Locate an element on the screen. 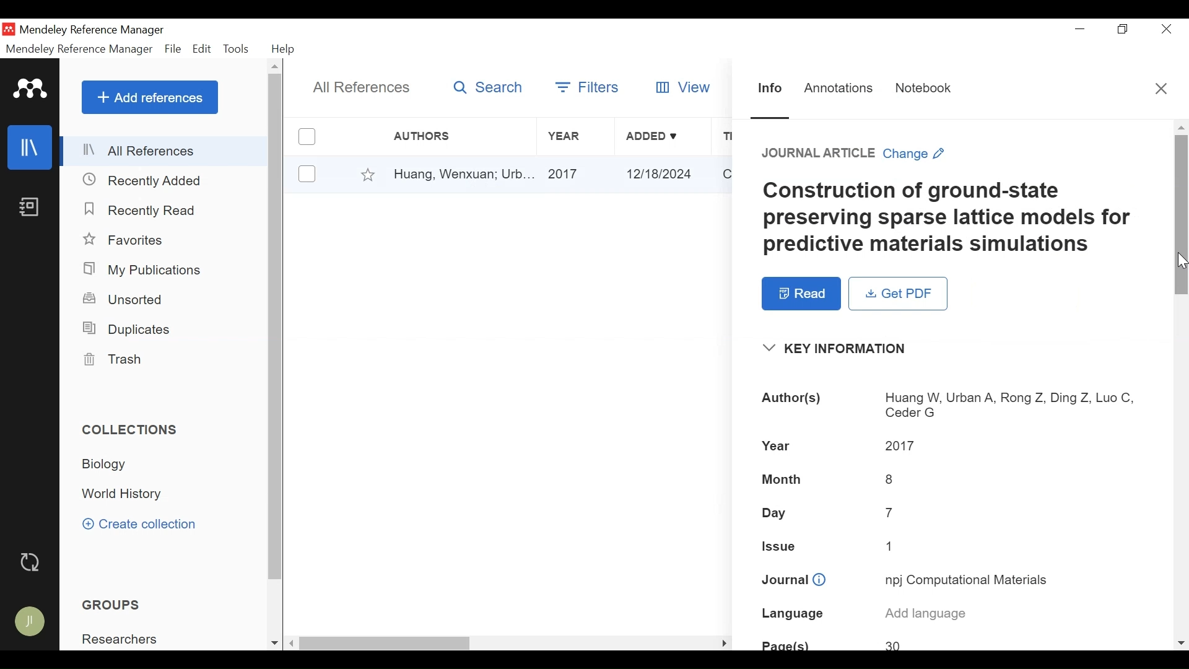  Cursor is located at coordinates (1180, 259).